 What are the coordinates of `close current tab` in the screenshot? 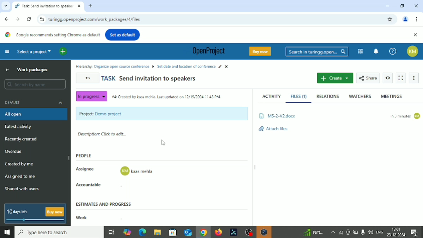 It's located at (79, 7).